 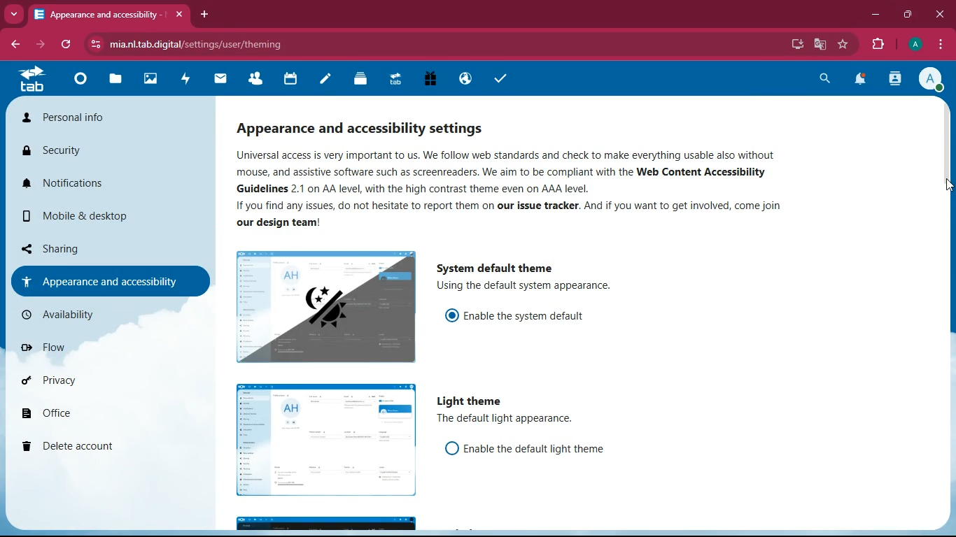 I want to click on enable, so click(x=536, y=446).